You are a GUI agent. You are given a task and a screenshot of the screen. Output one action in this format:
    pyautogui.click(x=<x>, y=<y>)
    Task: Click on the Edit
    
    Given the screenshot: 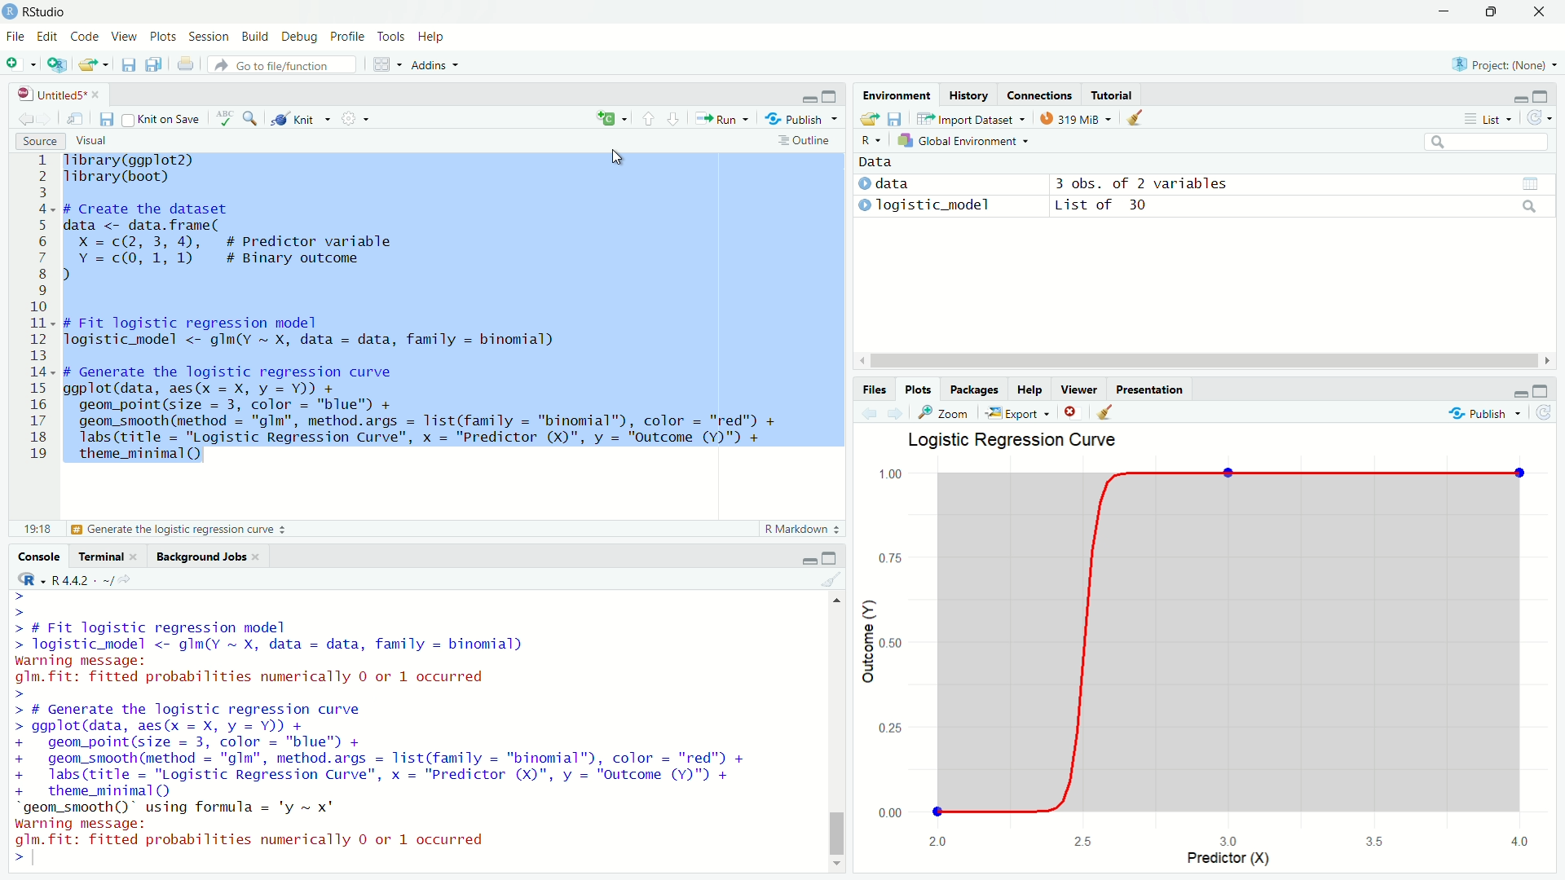 What is the action you would take?
    pyautogui.click(x=46, y=35)
    